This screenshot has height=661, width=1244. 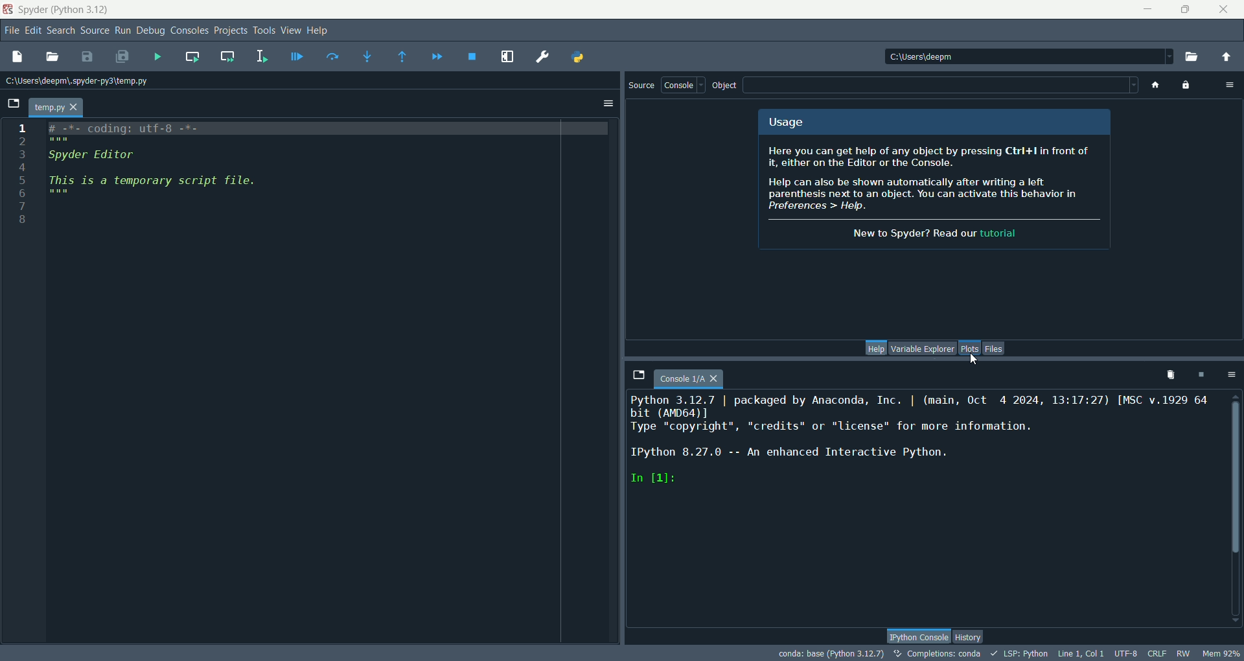 I want to click on interrupt kernel, so click(x=1203, y=374).